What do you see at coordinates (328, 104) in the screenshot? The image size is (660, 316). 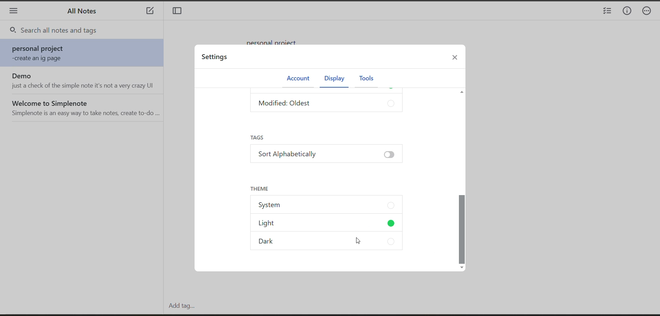 I see `modified: oldest` at bounding box center [328, 104].